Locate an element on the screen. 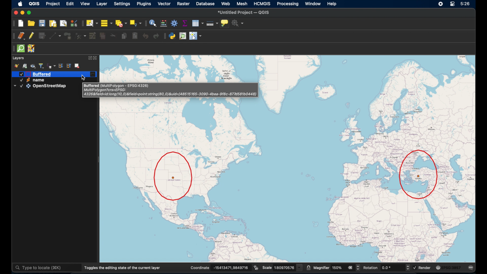  layers is located at coordinates (19, 57).